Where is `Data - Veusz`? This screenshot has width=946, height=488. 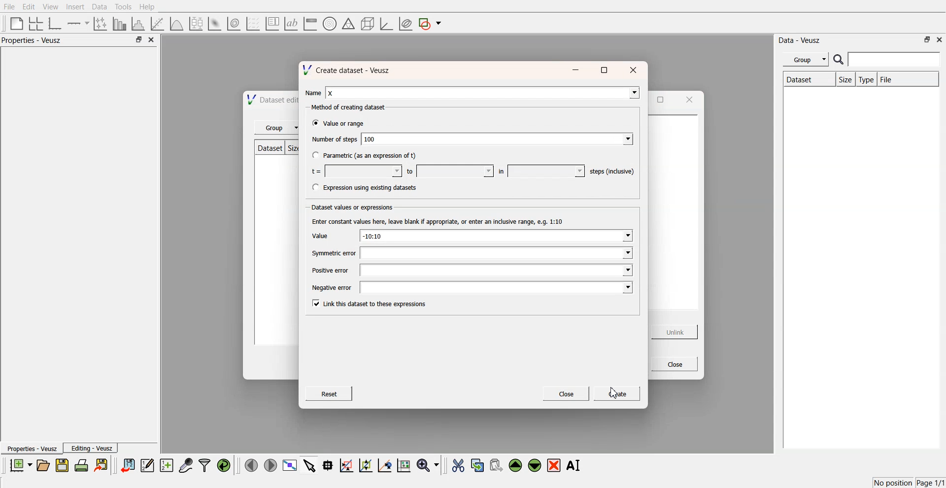 Data - Veusz is located at coordinates (800, 40).